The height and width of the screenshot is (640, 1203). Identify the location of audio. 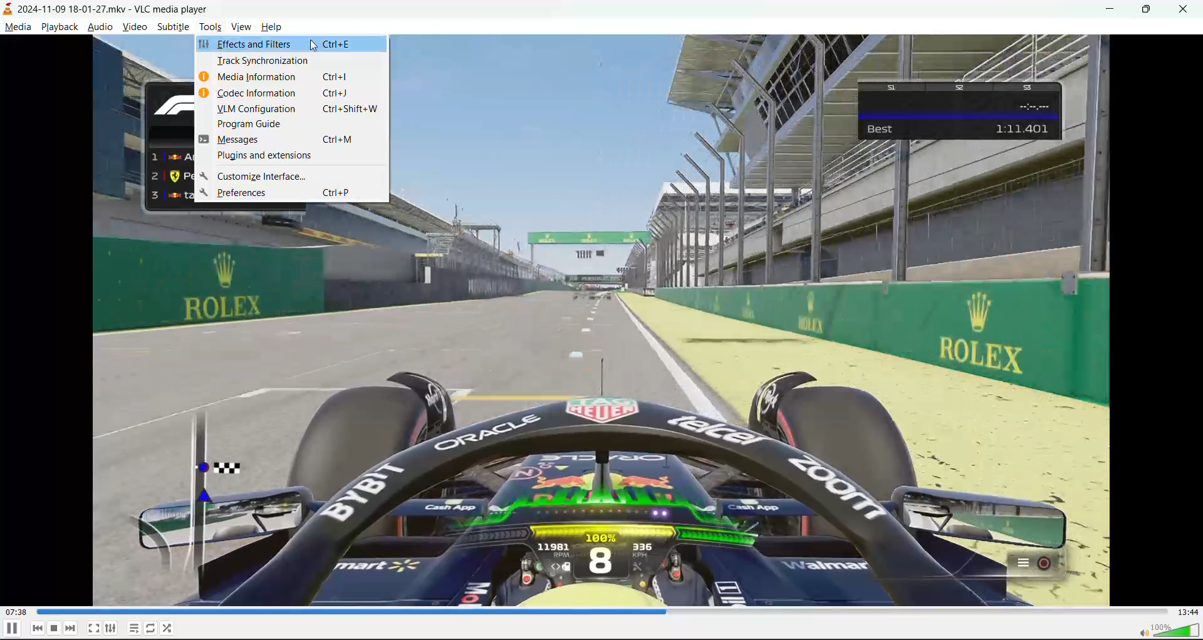
(101, 26).